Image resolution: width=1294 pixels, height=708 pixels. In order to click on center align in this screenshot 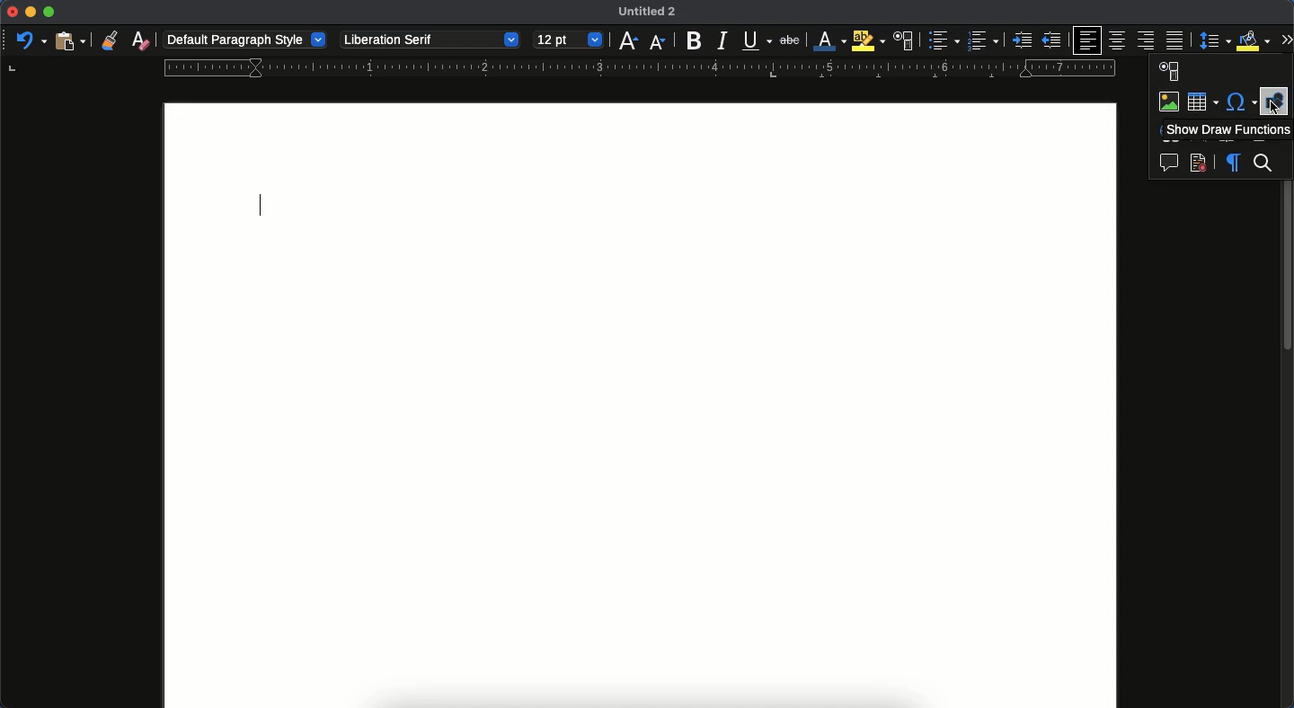, I will do `click(1120, 40)`.